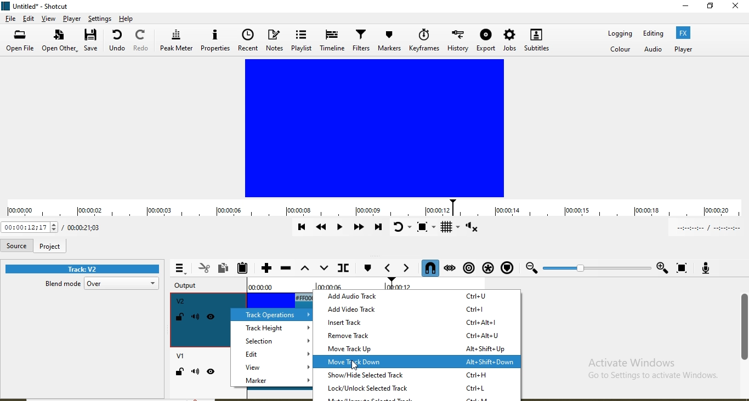 The width and height of the screenshot is (749, 401). Describe the element at coordinates (332, 42) in the screenshot. I see `Timeline` at that location.